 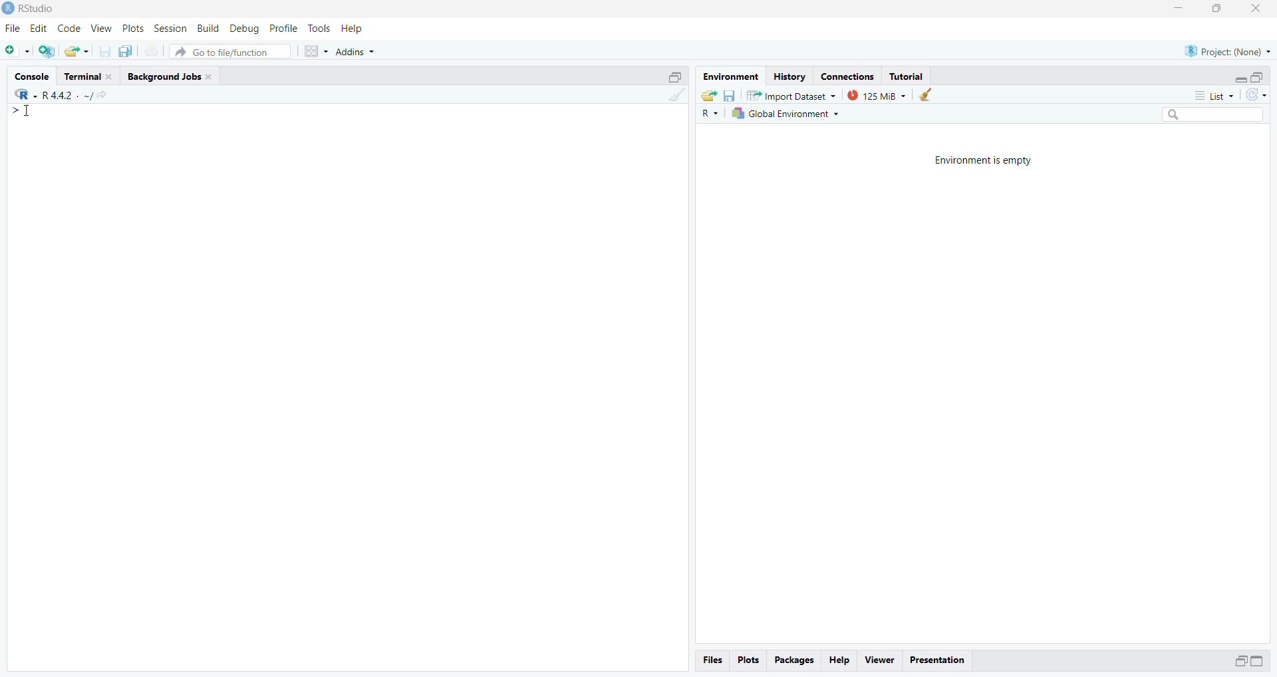 What do you see at coordinates (1240, 79) in the screenshot?
I see `minimize` at bounding box center [1240, 79].